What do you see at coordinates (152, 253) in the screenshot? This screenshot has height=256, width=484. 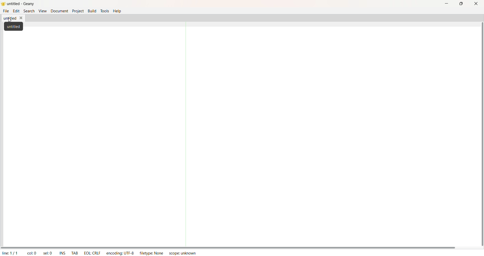 I see `filetype: Name` at bounding box center [152, 253].